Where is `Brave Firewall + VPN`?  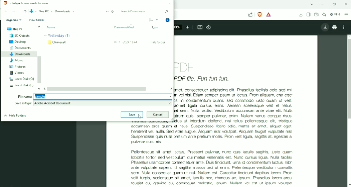
Brave Firewall + VPN is located at coordinates (335, 14).